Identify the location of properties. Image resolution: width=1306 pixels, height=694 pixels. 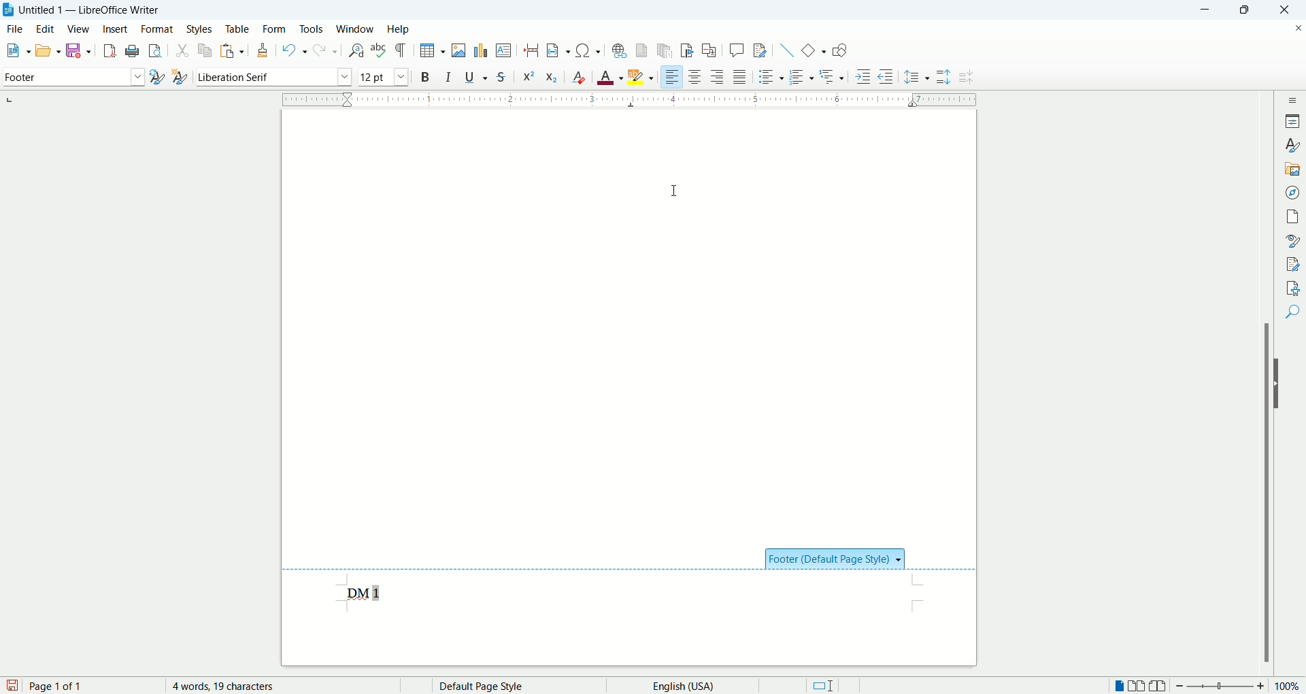
(1294, 120).